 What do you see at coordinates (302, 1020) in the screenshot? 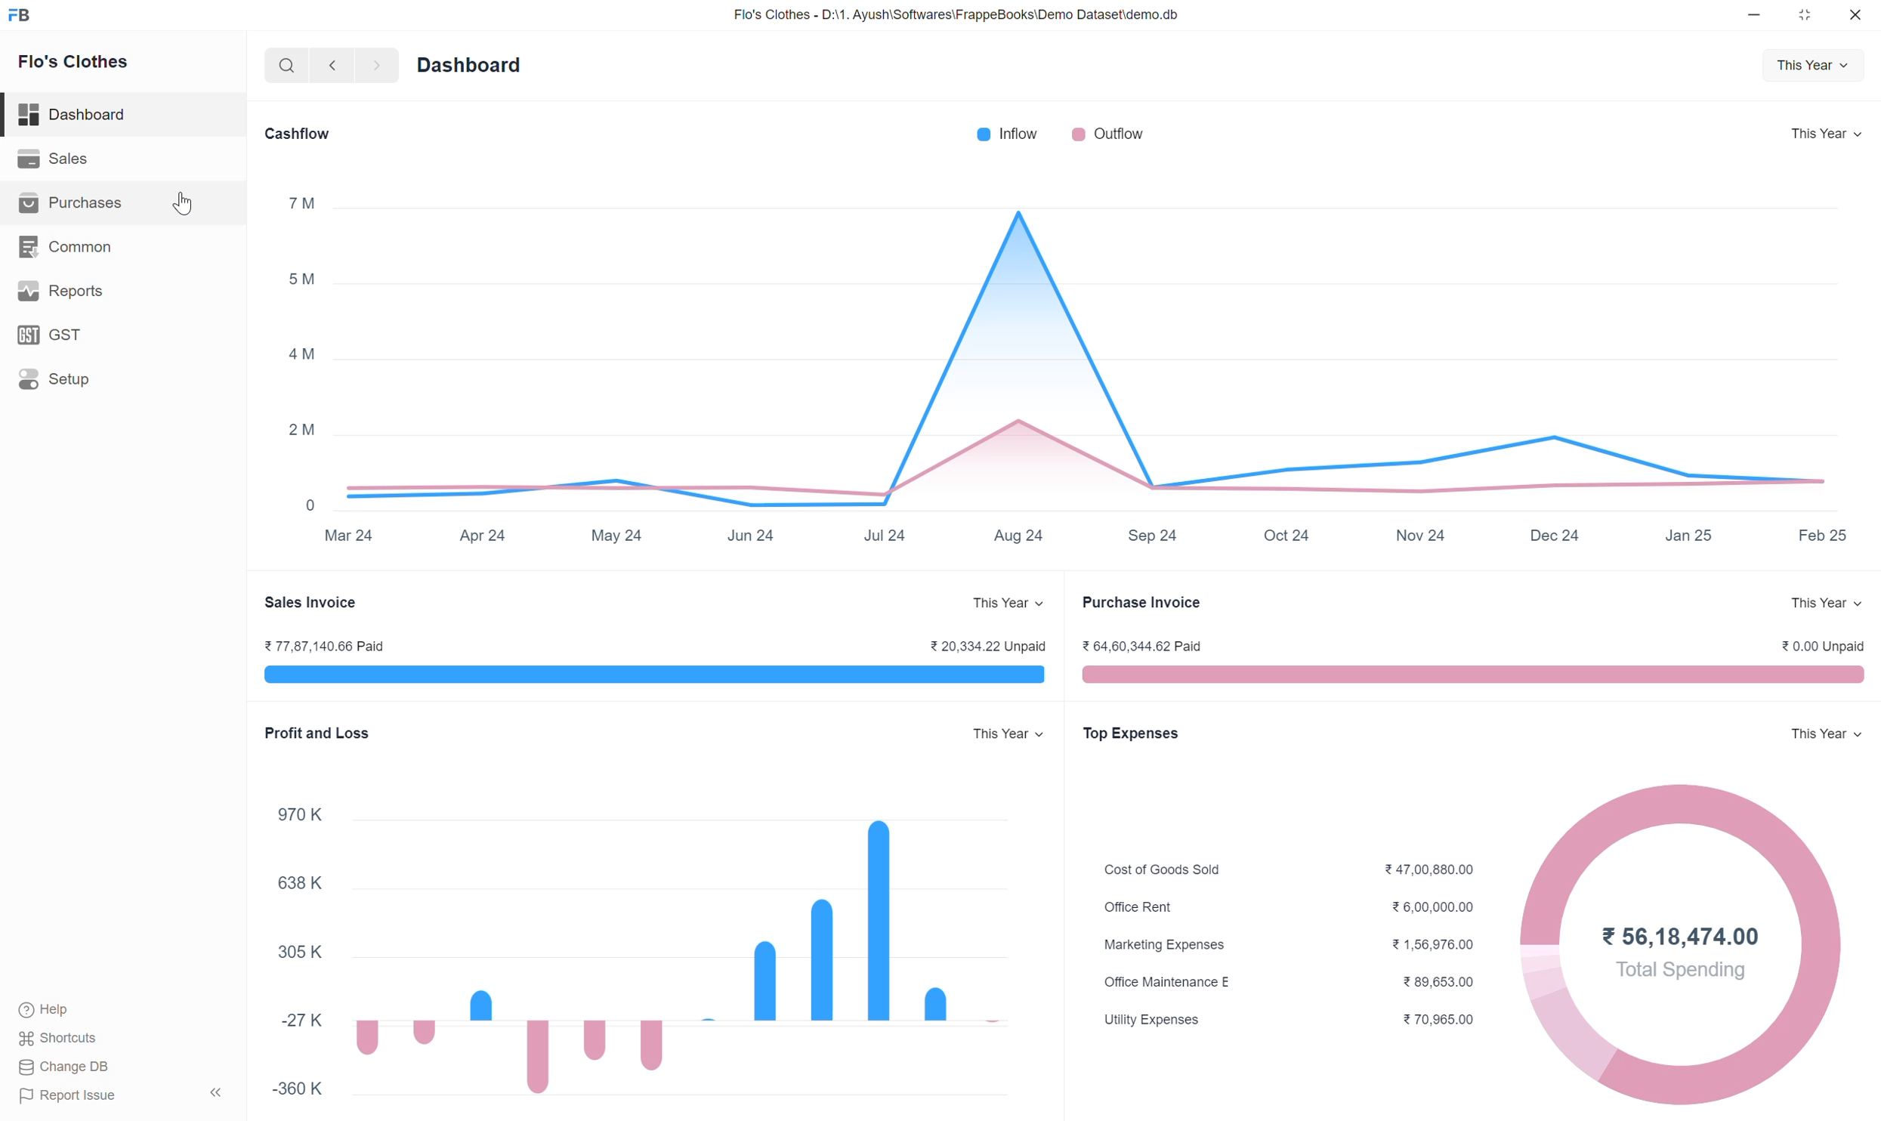
I see `-27 K` at bounding box center [302, 1020].